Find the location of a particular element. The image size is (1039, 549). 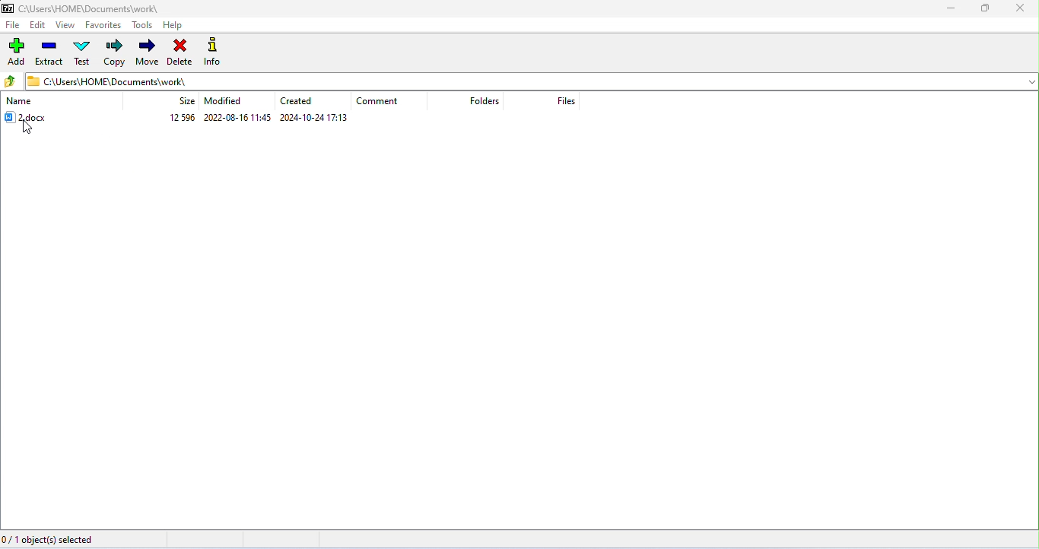

modified is located at coordinates (223, 101).